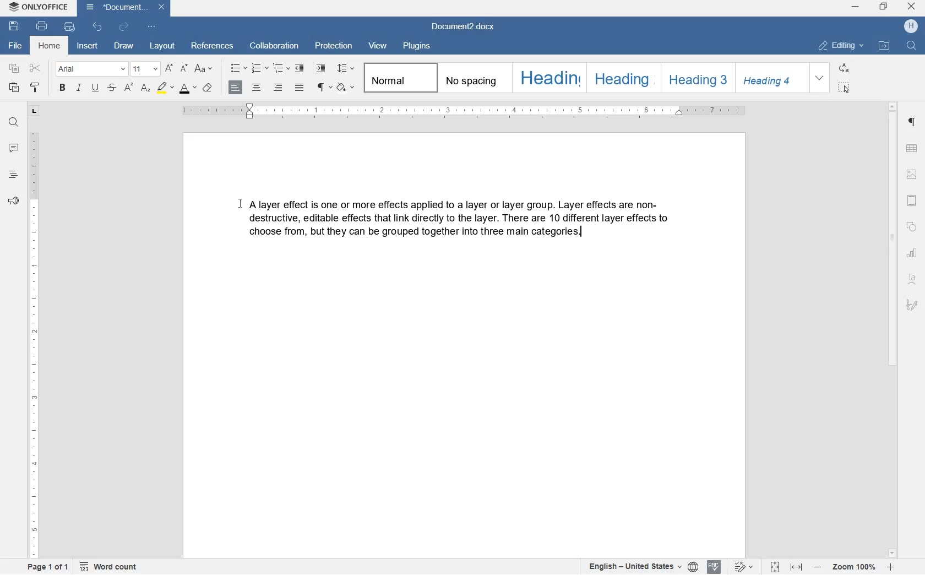  I want to click on word count, so click(108, 567).